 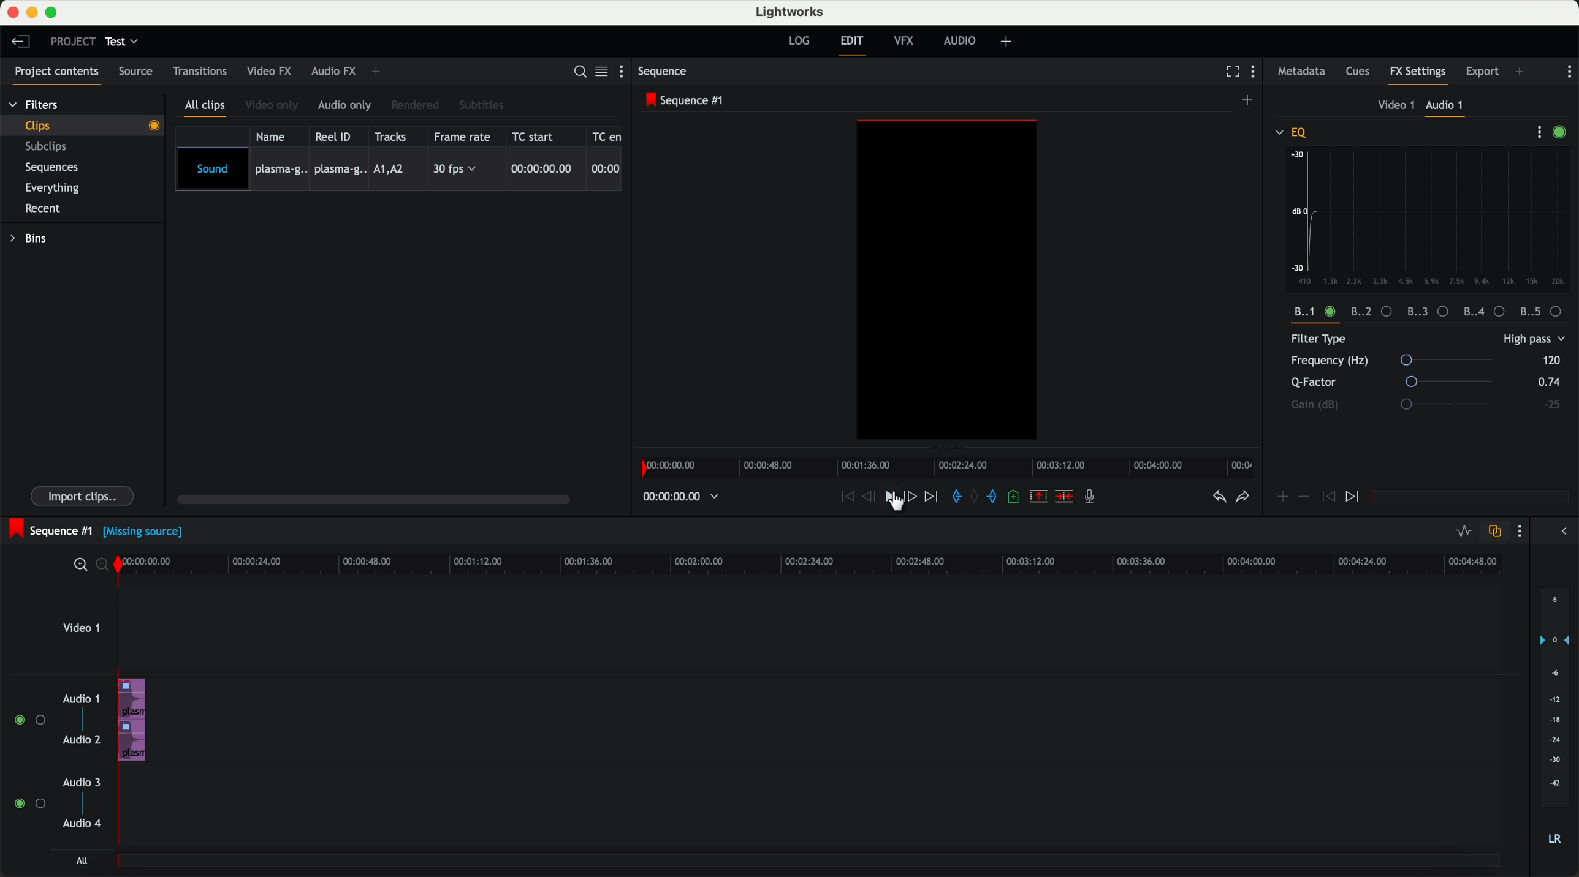 What do you see at coordinates (32, 13) in the screenshot?
I see `minimize` at bounding box center [32, 13].